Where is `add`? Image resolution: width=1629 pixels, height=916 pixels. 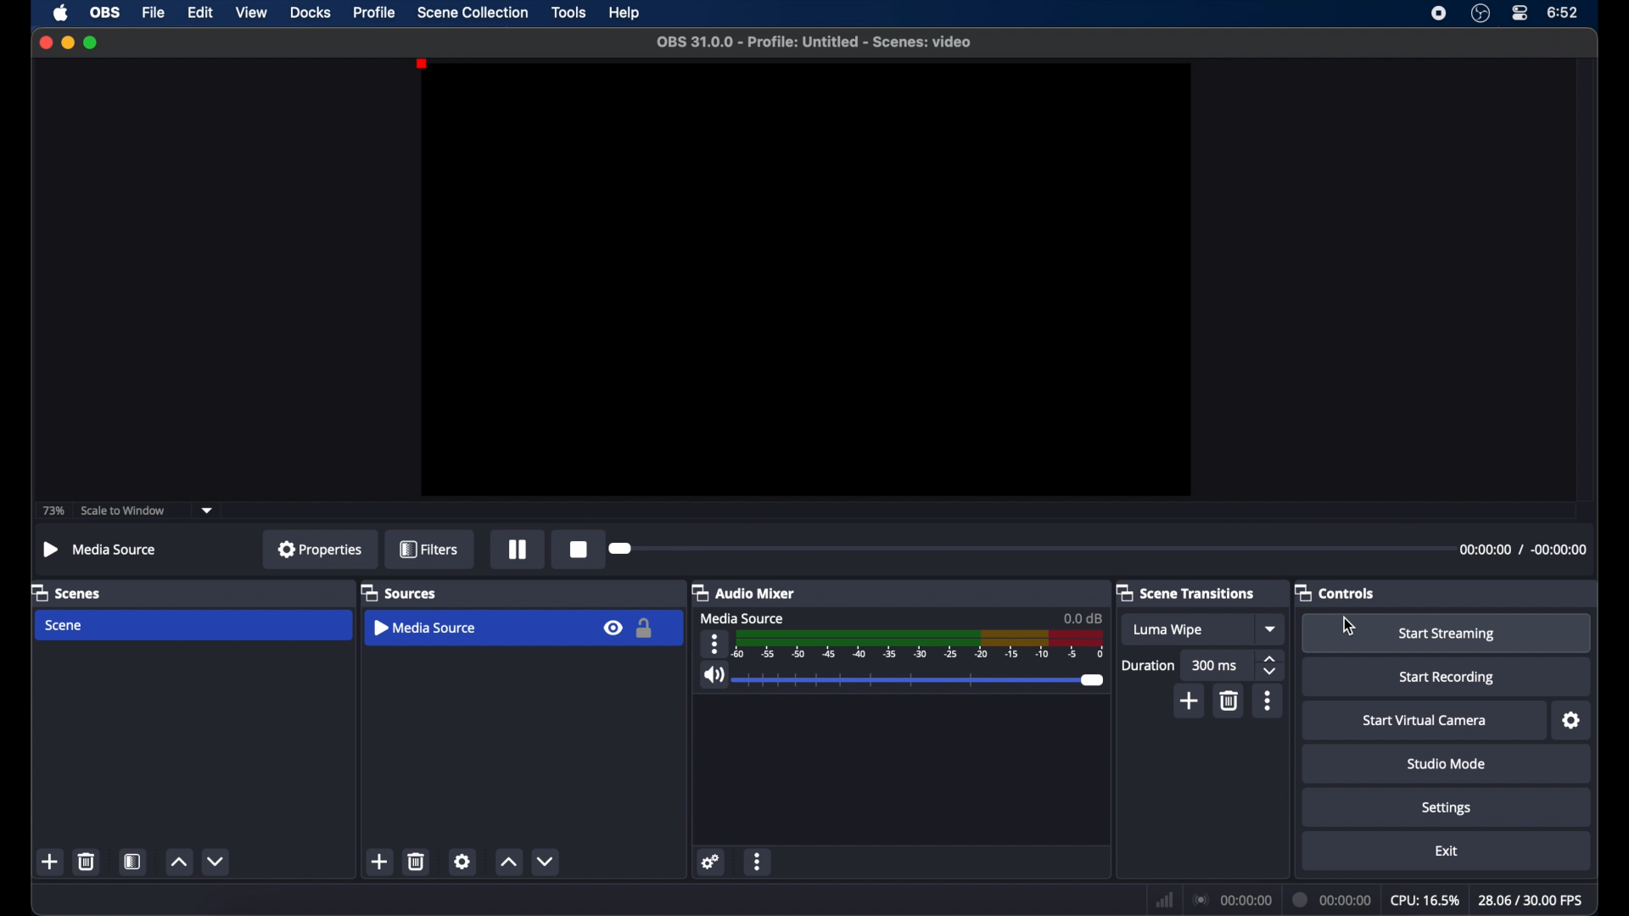
add is located at coordinates (49, 862).